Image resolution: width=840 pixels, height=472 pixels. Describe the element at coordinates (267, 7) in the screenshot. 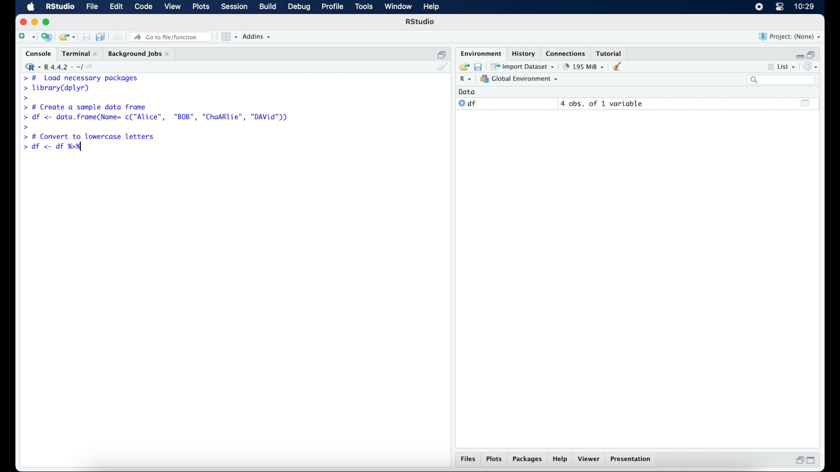

I see `build` at that location.